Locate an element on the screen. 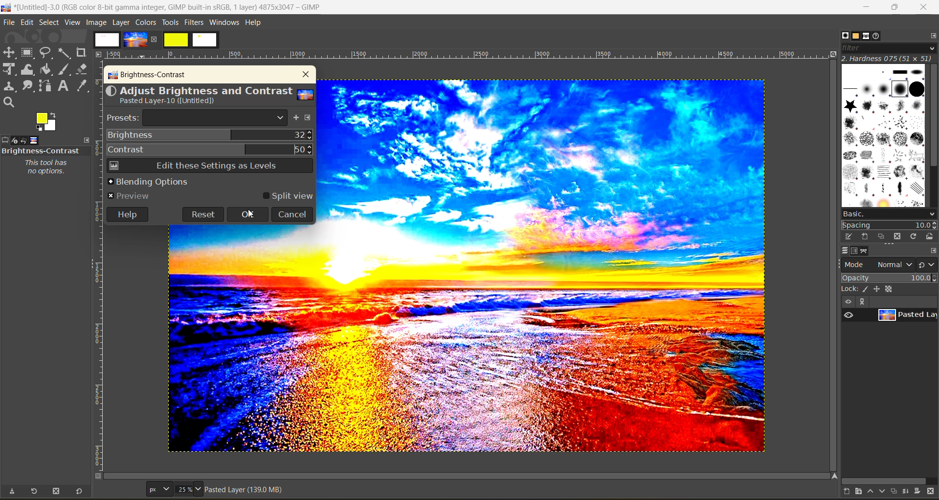 The height and width of the screenshot is (500, 939). channels is located at coordinates (854, 251).